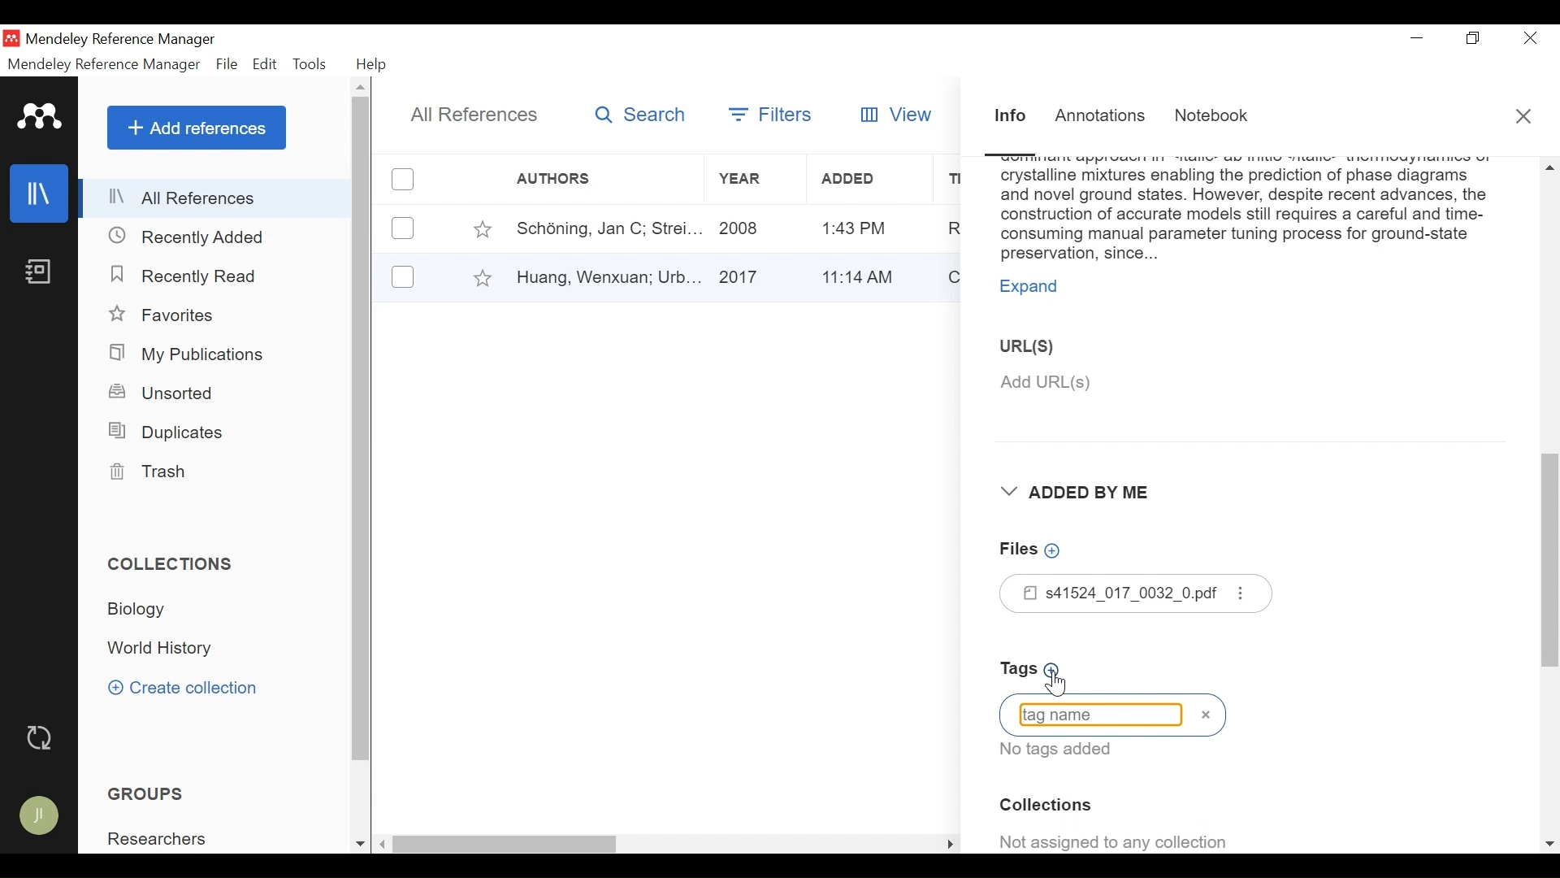 The width and height of the screenshot is (1560, 878). I want to click on Duplicates, so click(164, 432).